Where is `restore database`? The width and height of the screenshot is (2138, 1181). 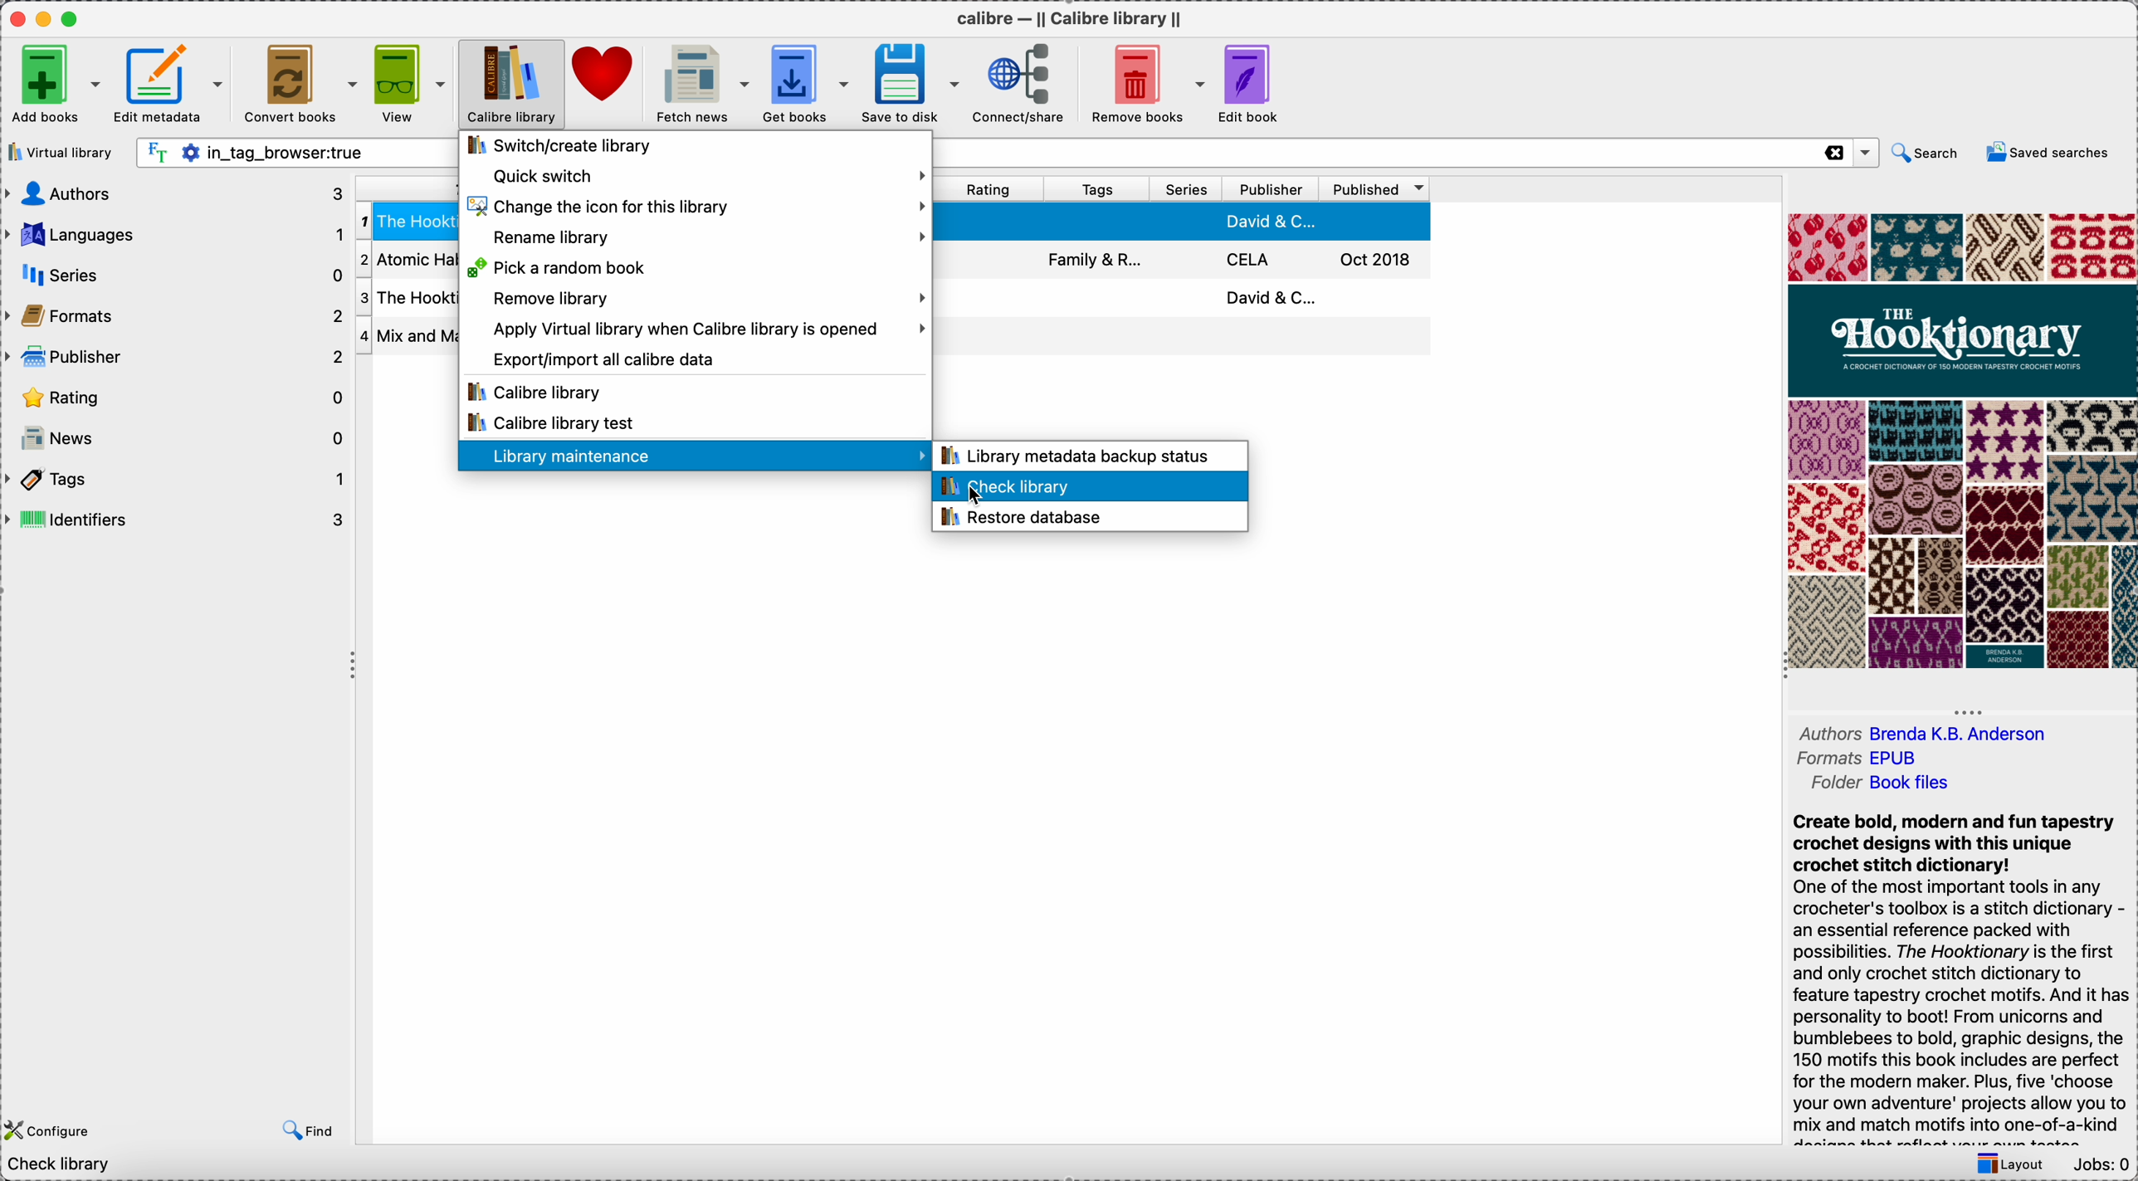 restore database is located at coordinates (1025, 519).